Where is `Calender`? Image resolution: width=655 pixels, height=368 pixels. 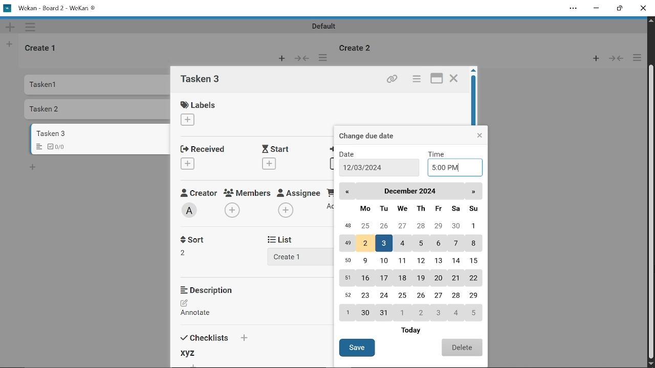
Calender is located at coordinates (409, 262).